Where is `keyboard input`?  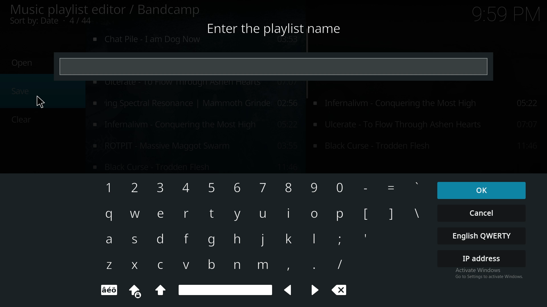
keyboard input is located at coordinates (213, 214).